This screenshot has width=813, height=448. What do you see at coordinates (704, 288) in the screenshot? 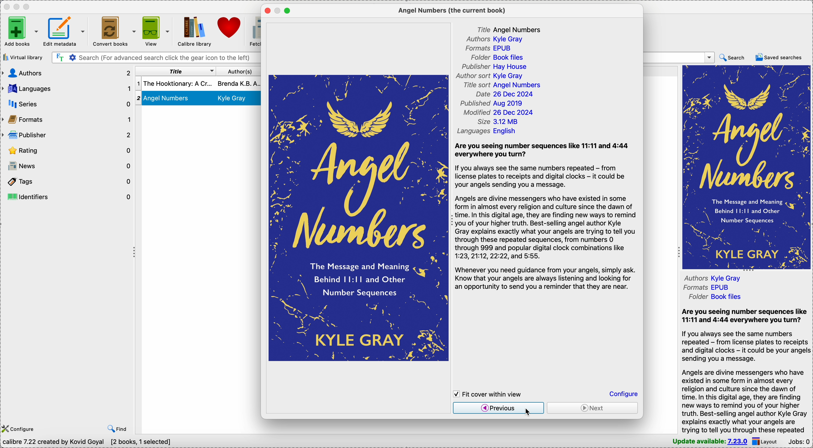
I see `formats` at bounding box center [704, 288].